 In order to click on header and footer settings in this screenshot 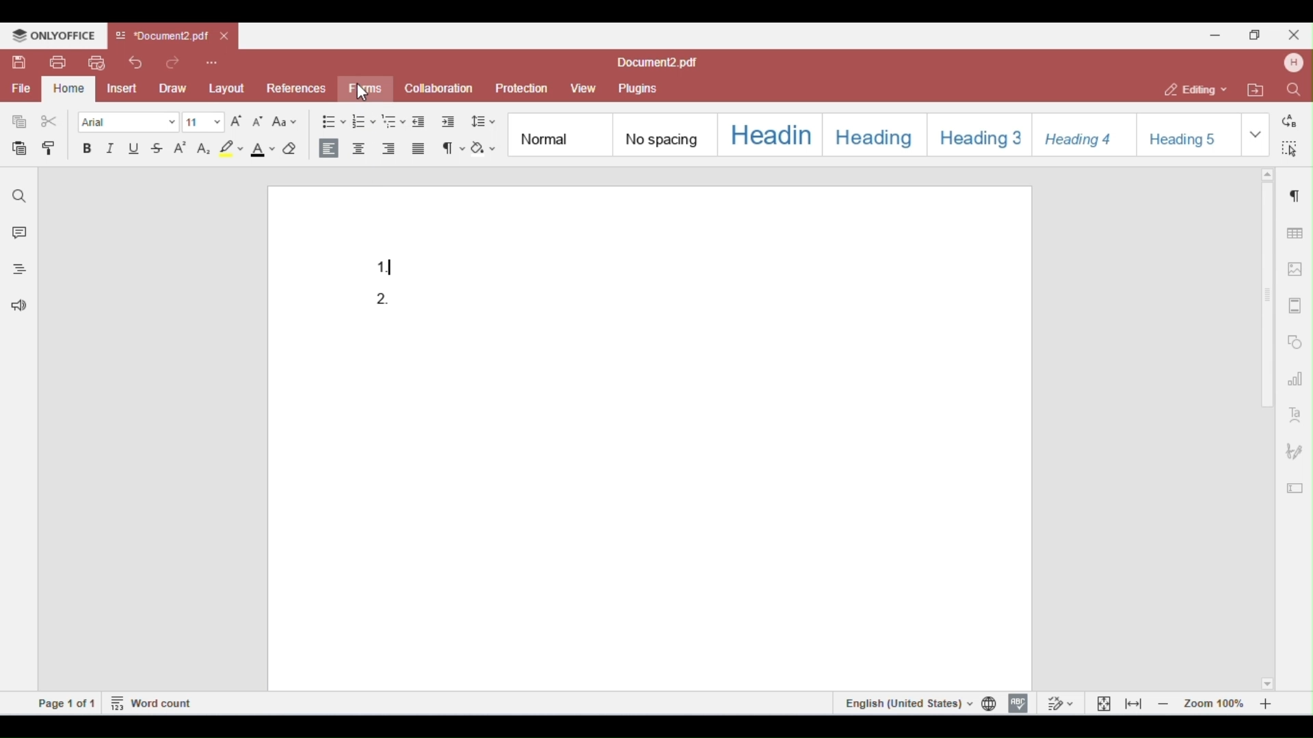, I will do `click(1294, 305)`.